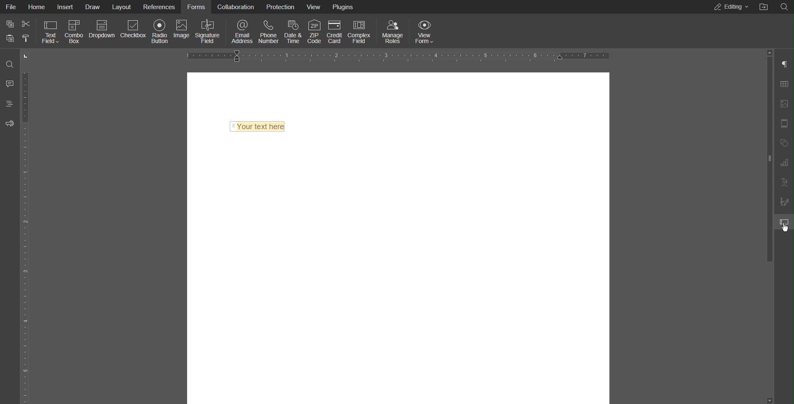 The width and height of the screenshot is (794, 404). Describe the element at coordinates (195, 7) in the screenshot. I see `Forms` at that location.